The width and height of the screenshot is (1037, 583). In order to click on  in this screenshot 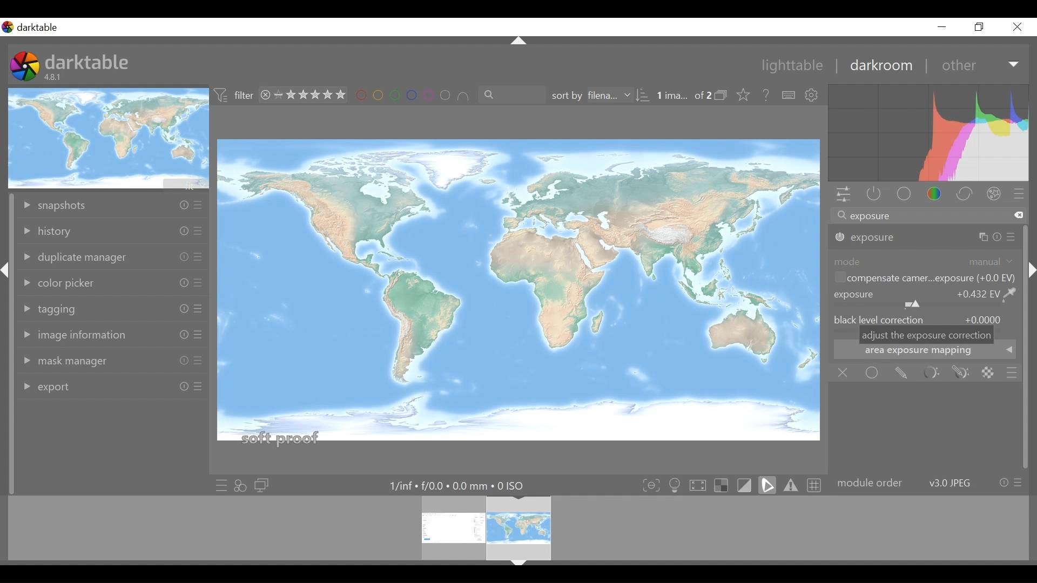, I will do `click(181, 256)`.